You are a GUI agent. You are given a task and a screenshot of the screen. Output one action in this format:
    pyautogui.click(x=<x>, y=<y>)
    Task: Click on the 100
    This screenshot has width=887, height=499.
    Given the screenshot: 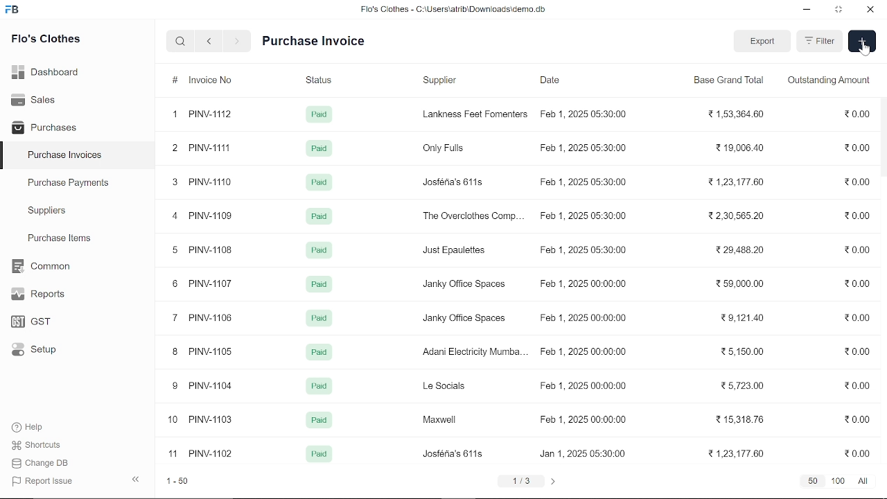 What is the action you would take?
    pyautogui.click(x=836, y=481)
    